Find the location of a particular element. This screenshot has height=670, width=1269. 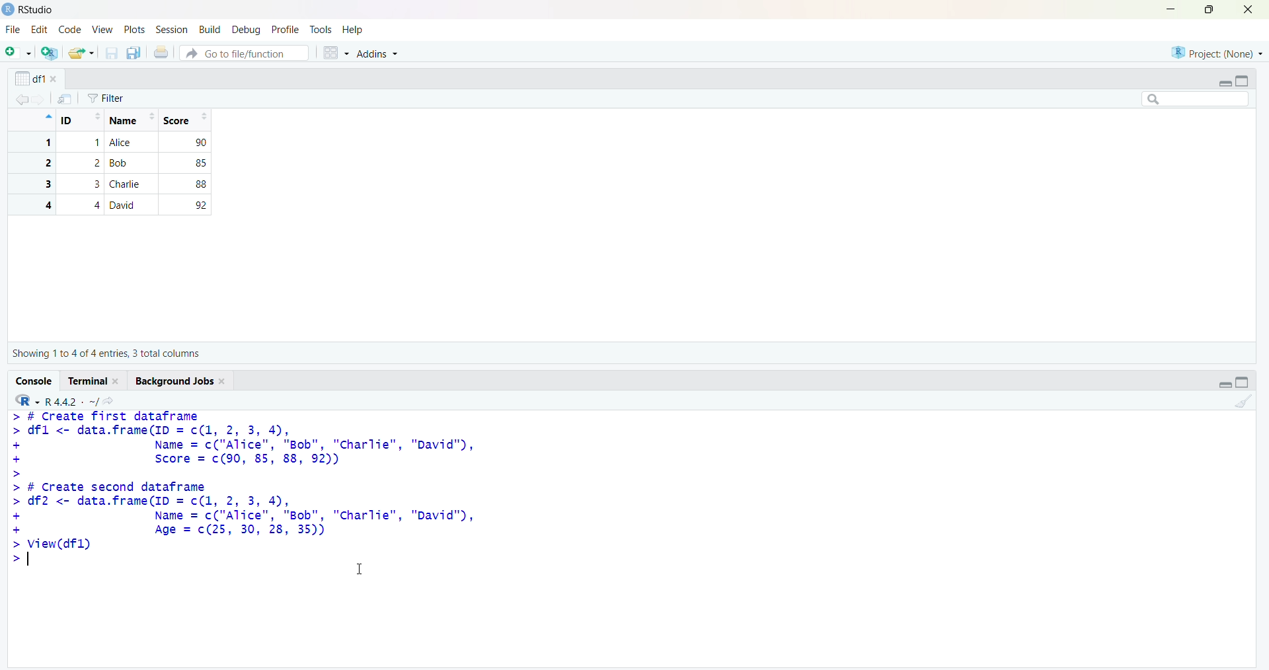

close is located at coordinates (55, 79).